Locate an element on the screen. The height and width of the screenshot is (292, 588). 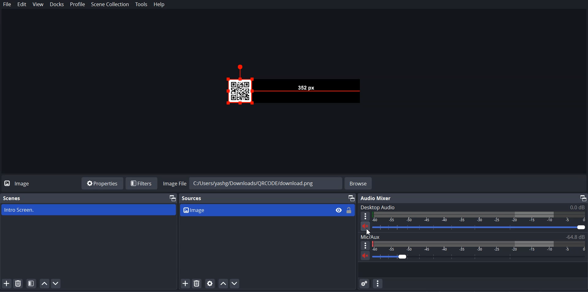
Help is located at coordinates (159, 5).